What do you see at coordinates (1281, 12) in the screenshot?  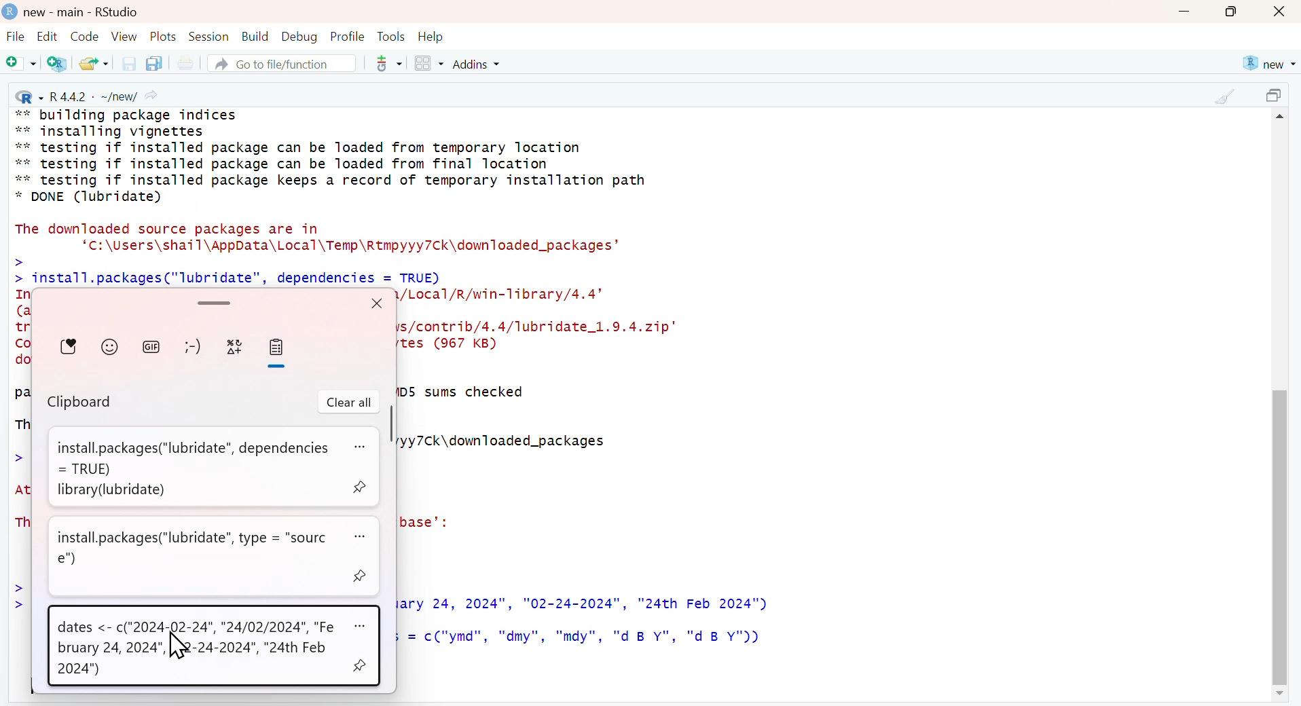 I see `close` at bounding box center [1281, 12].